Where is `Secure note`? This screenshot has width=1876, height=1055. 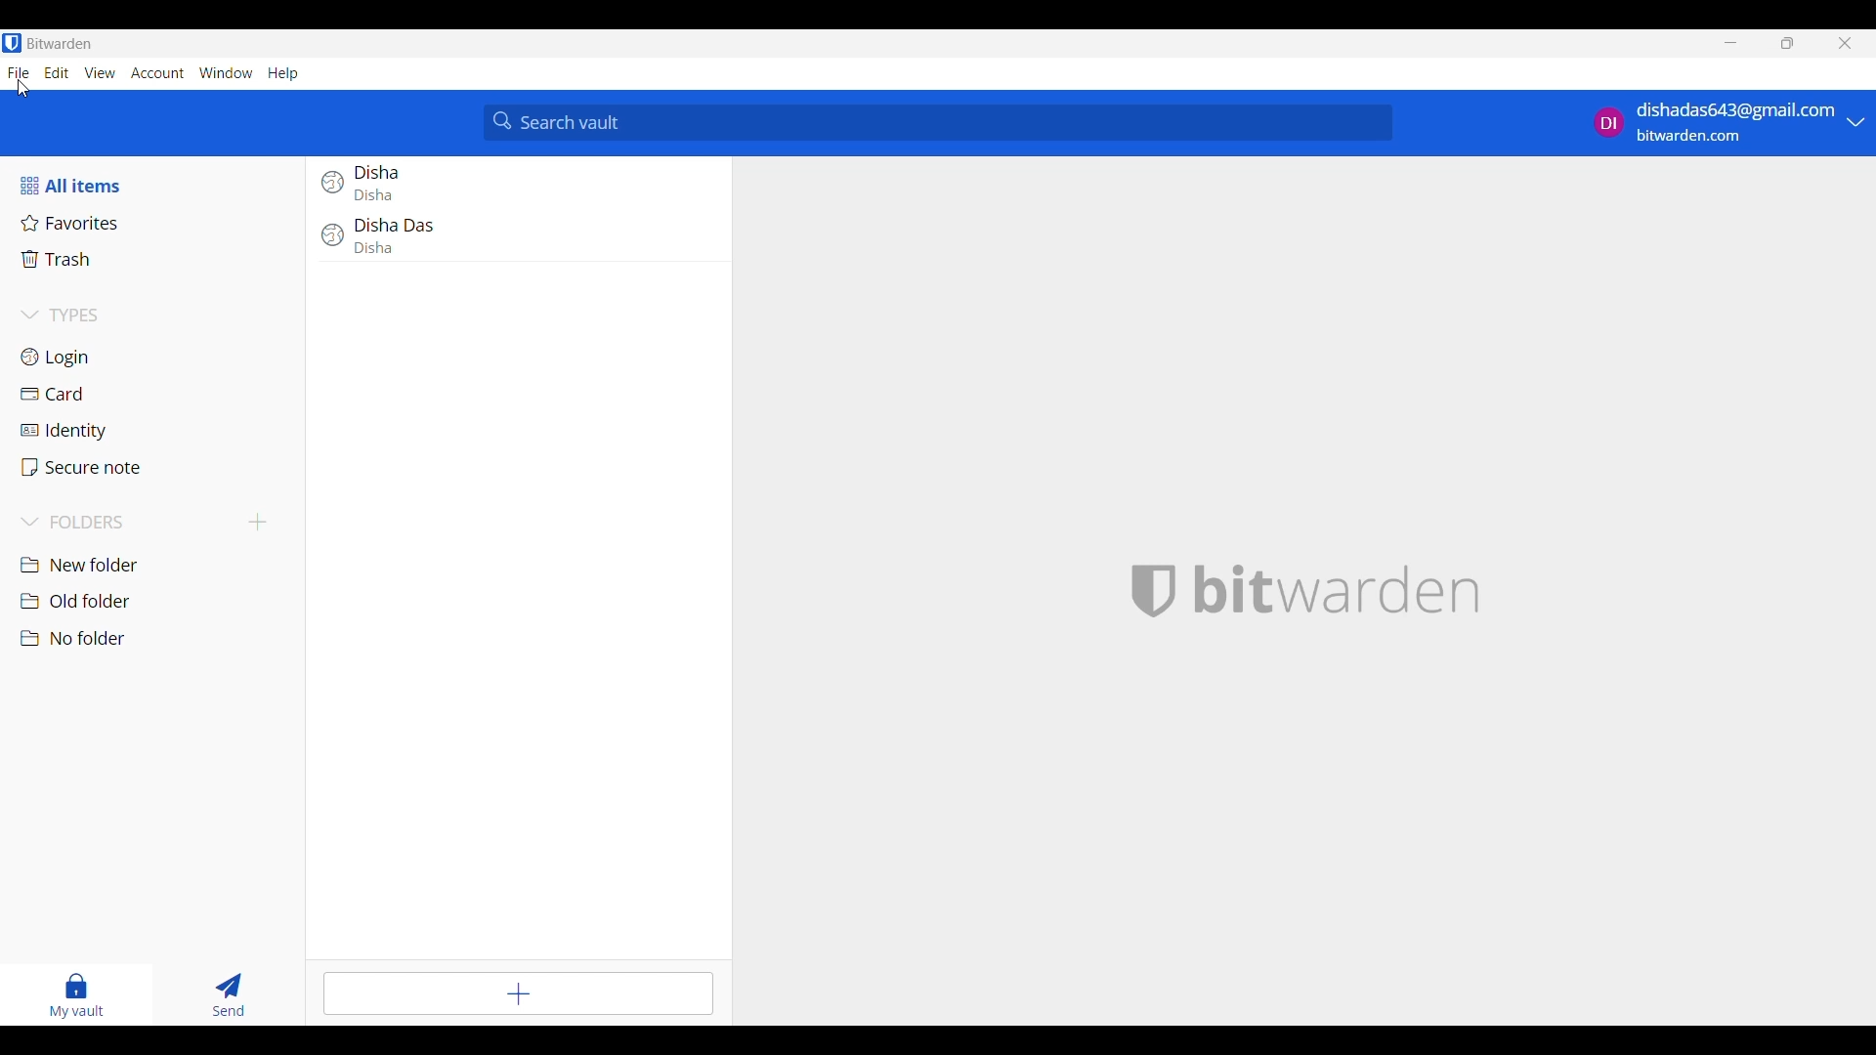 Secure note is located at coordinates (157, 468).